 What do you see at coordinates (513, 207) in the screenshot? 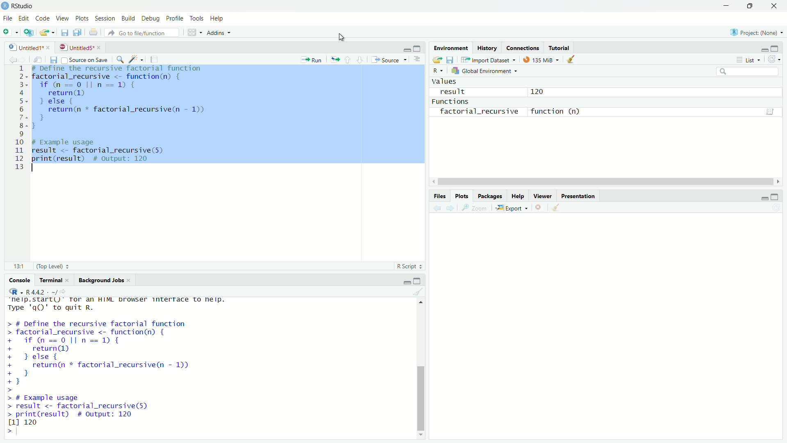
I see `Export` at bounding box center [513, 207].